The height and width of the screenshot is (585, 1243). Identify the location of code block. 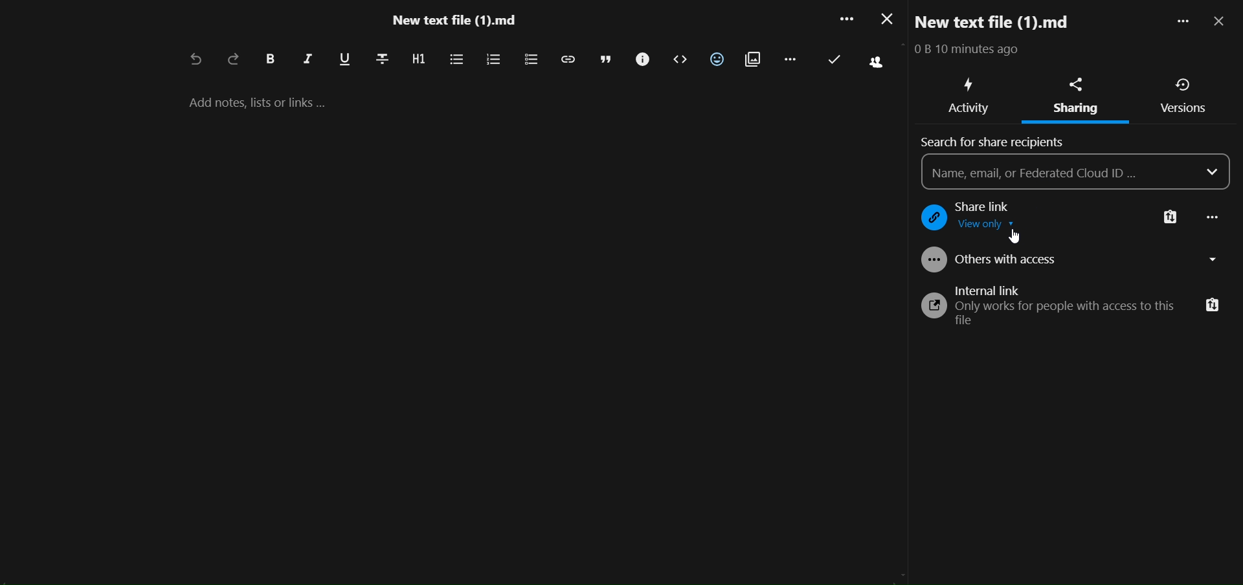
(680, 60).